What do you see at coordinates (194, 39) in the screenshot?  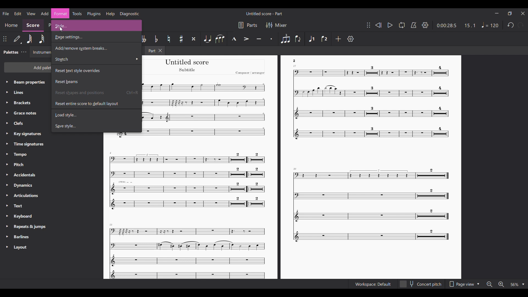 I see `Toggle double sharp` at bounding box center [194, 39].